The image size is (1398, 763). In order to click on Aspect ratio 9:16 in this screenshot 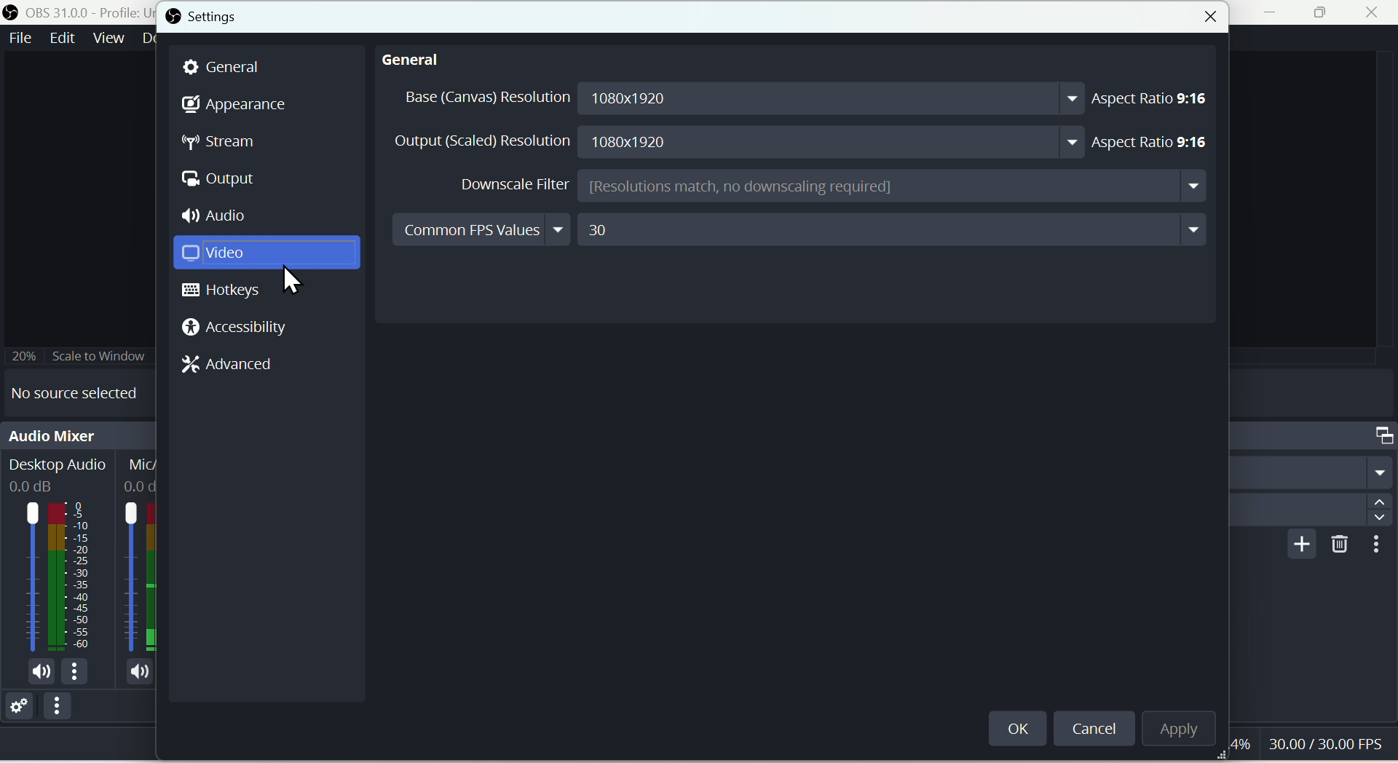, I will do `click(1156, 99)`.